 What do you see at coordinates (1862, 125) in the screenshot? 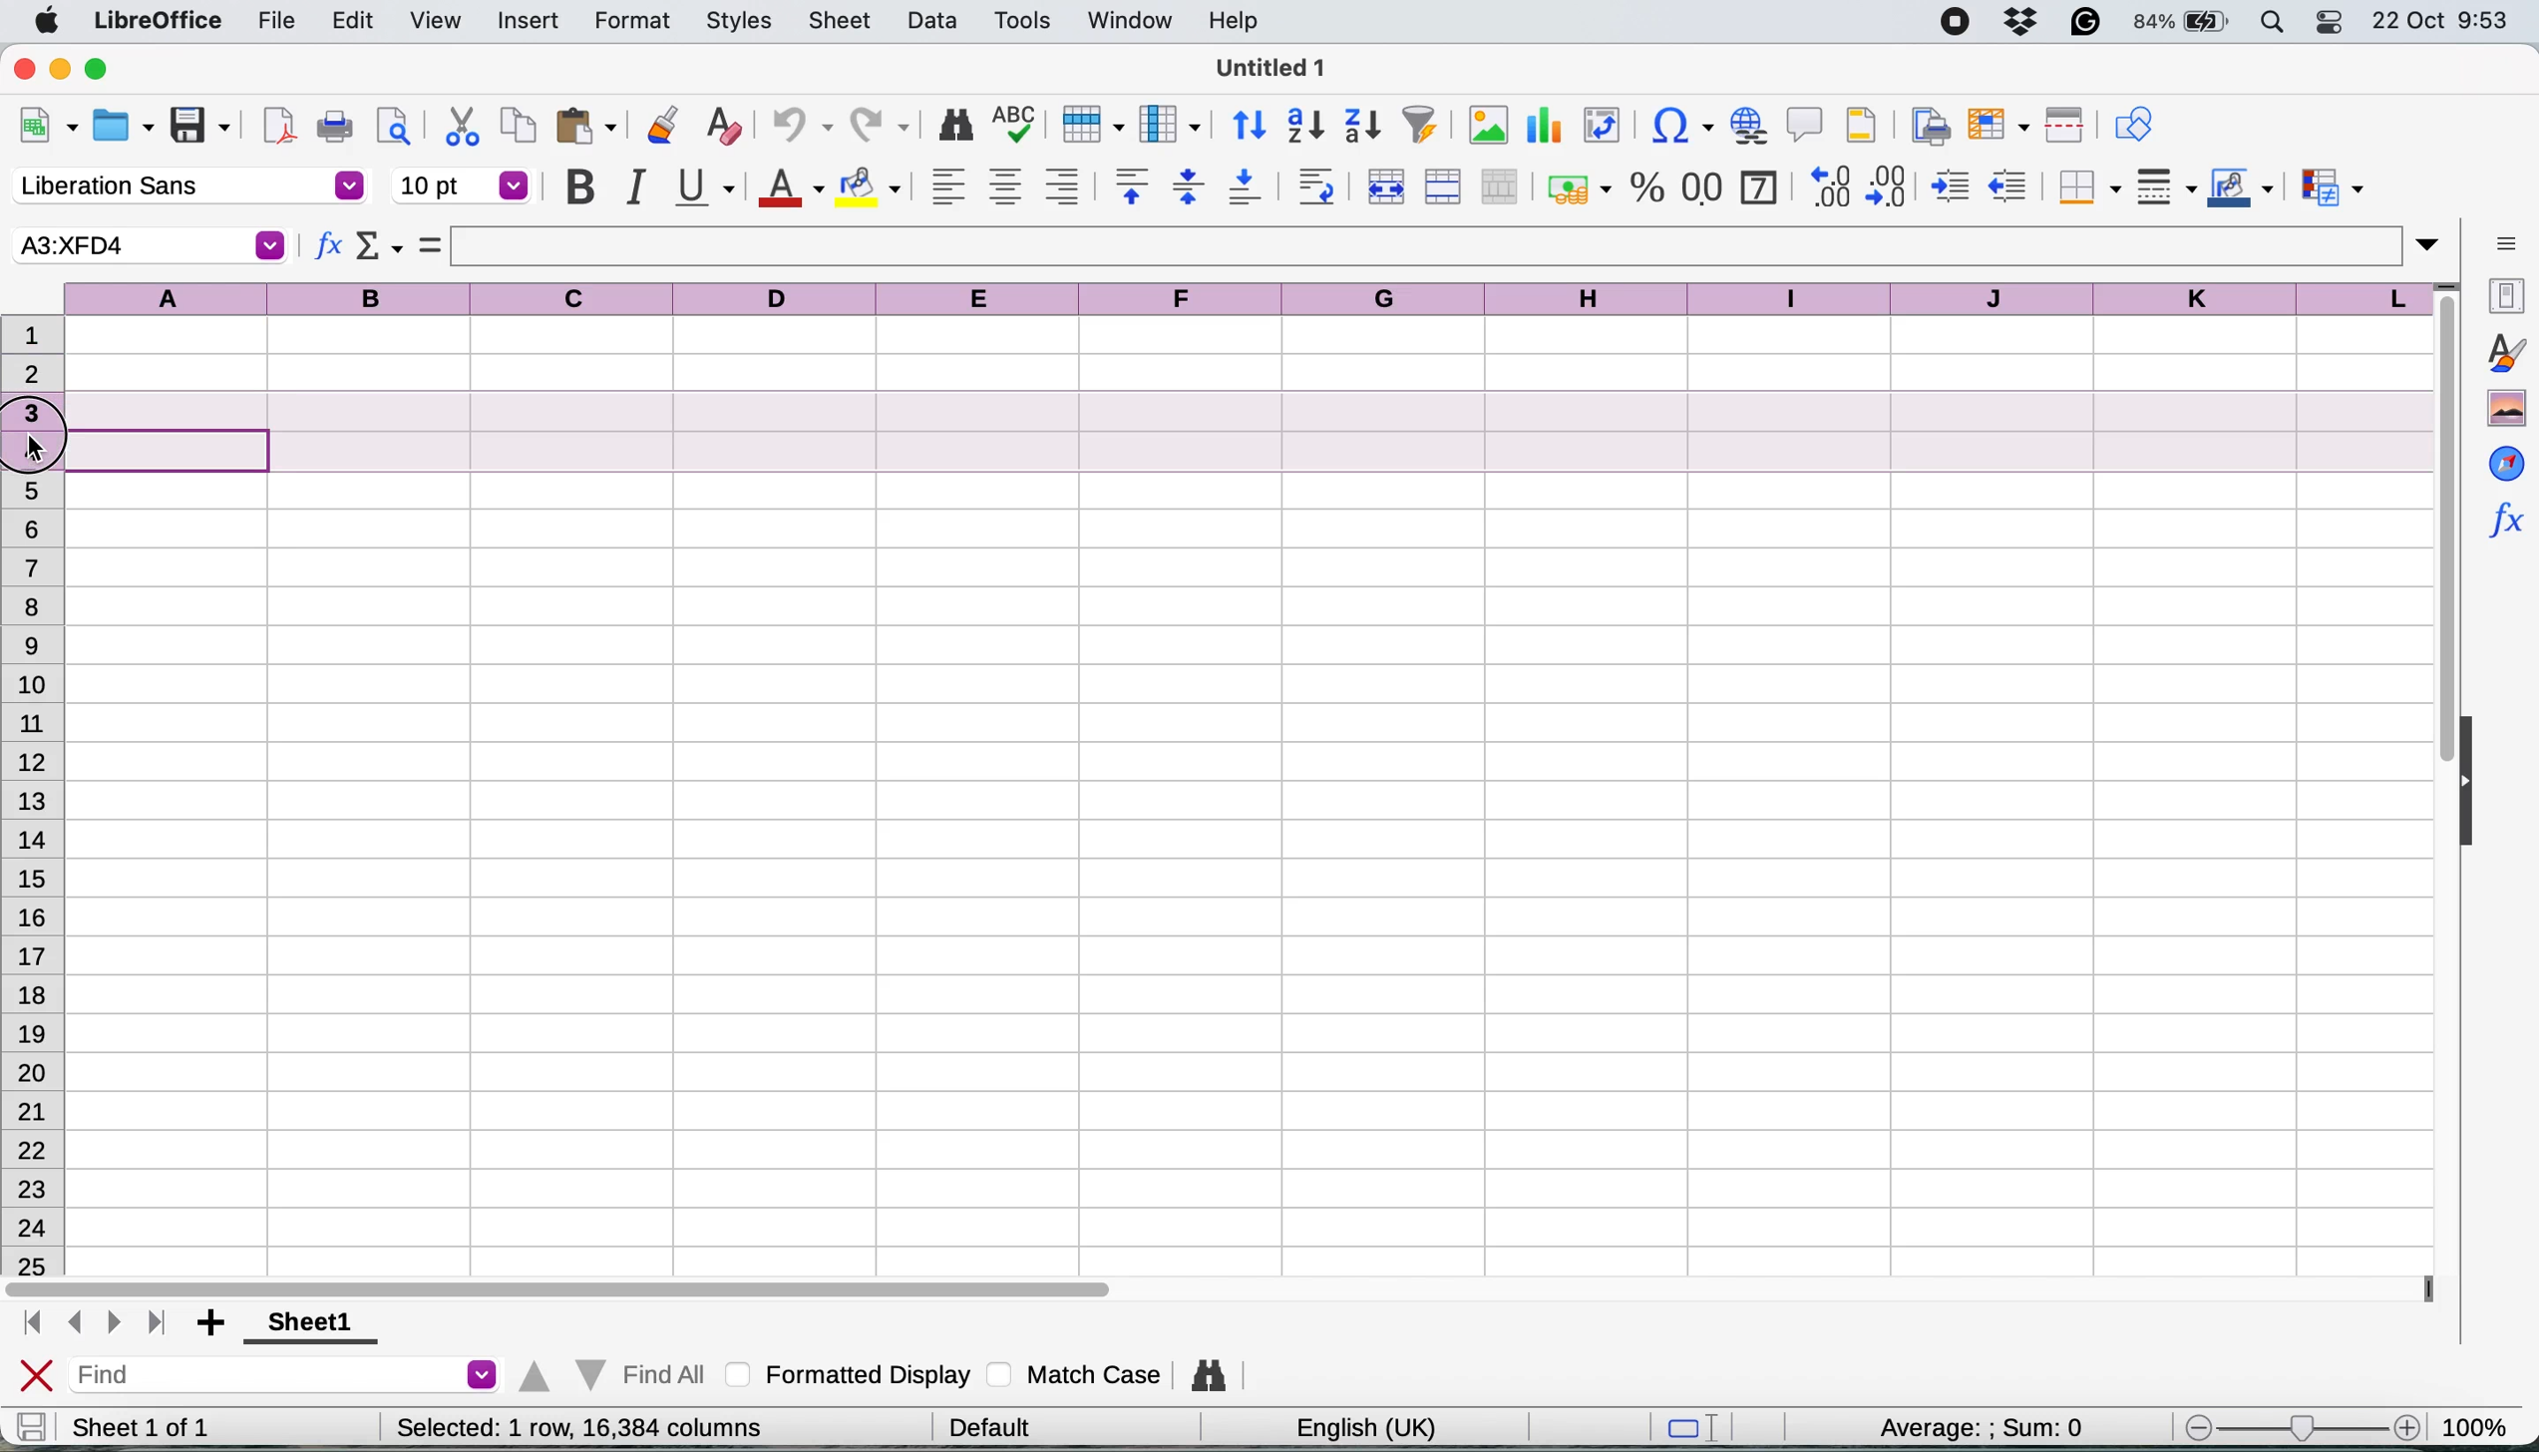
I see `headers and footers` at bounding box center [1862, 125].